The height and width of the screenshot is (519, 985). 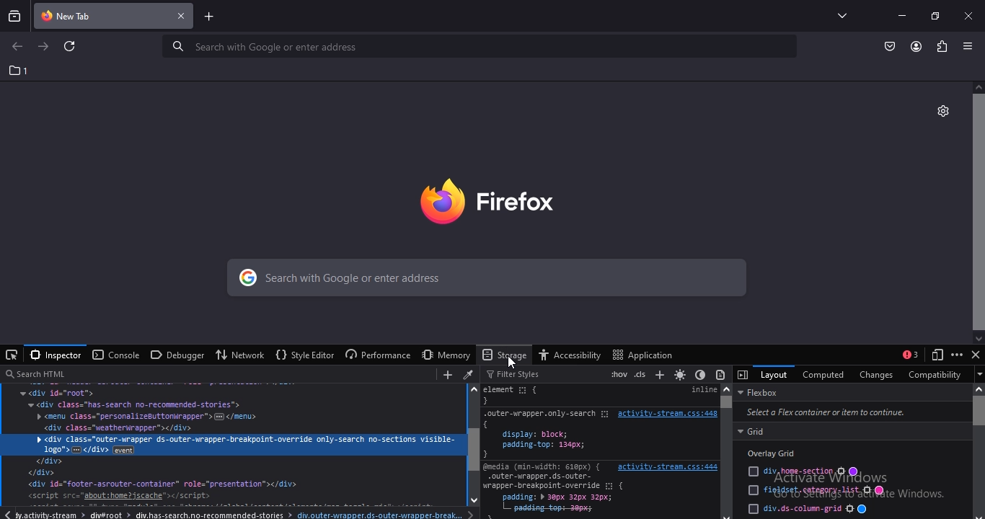 I want to click on debugger, so click(x=175, y=356).